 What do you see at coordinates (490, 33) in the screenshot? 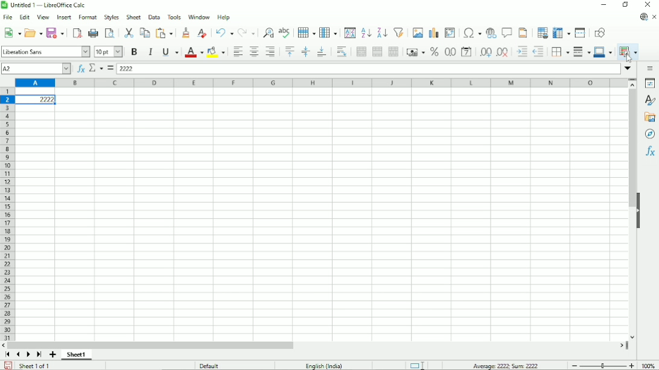
I see `Insert hyperlink` at bounding box center [490, 33].